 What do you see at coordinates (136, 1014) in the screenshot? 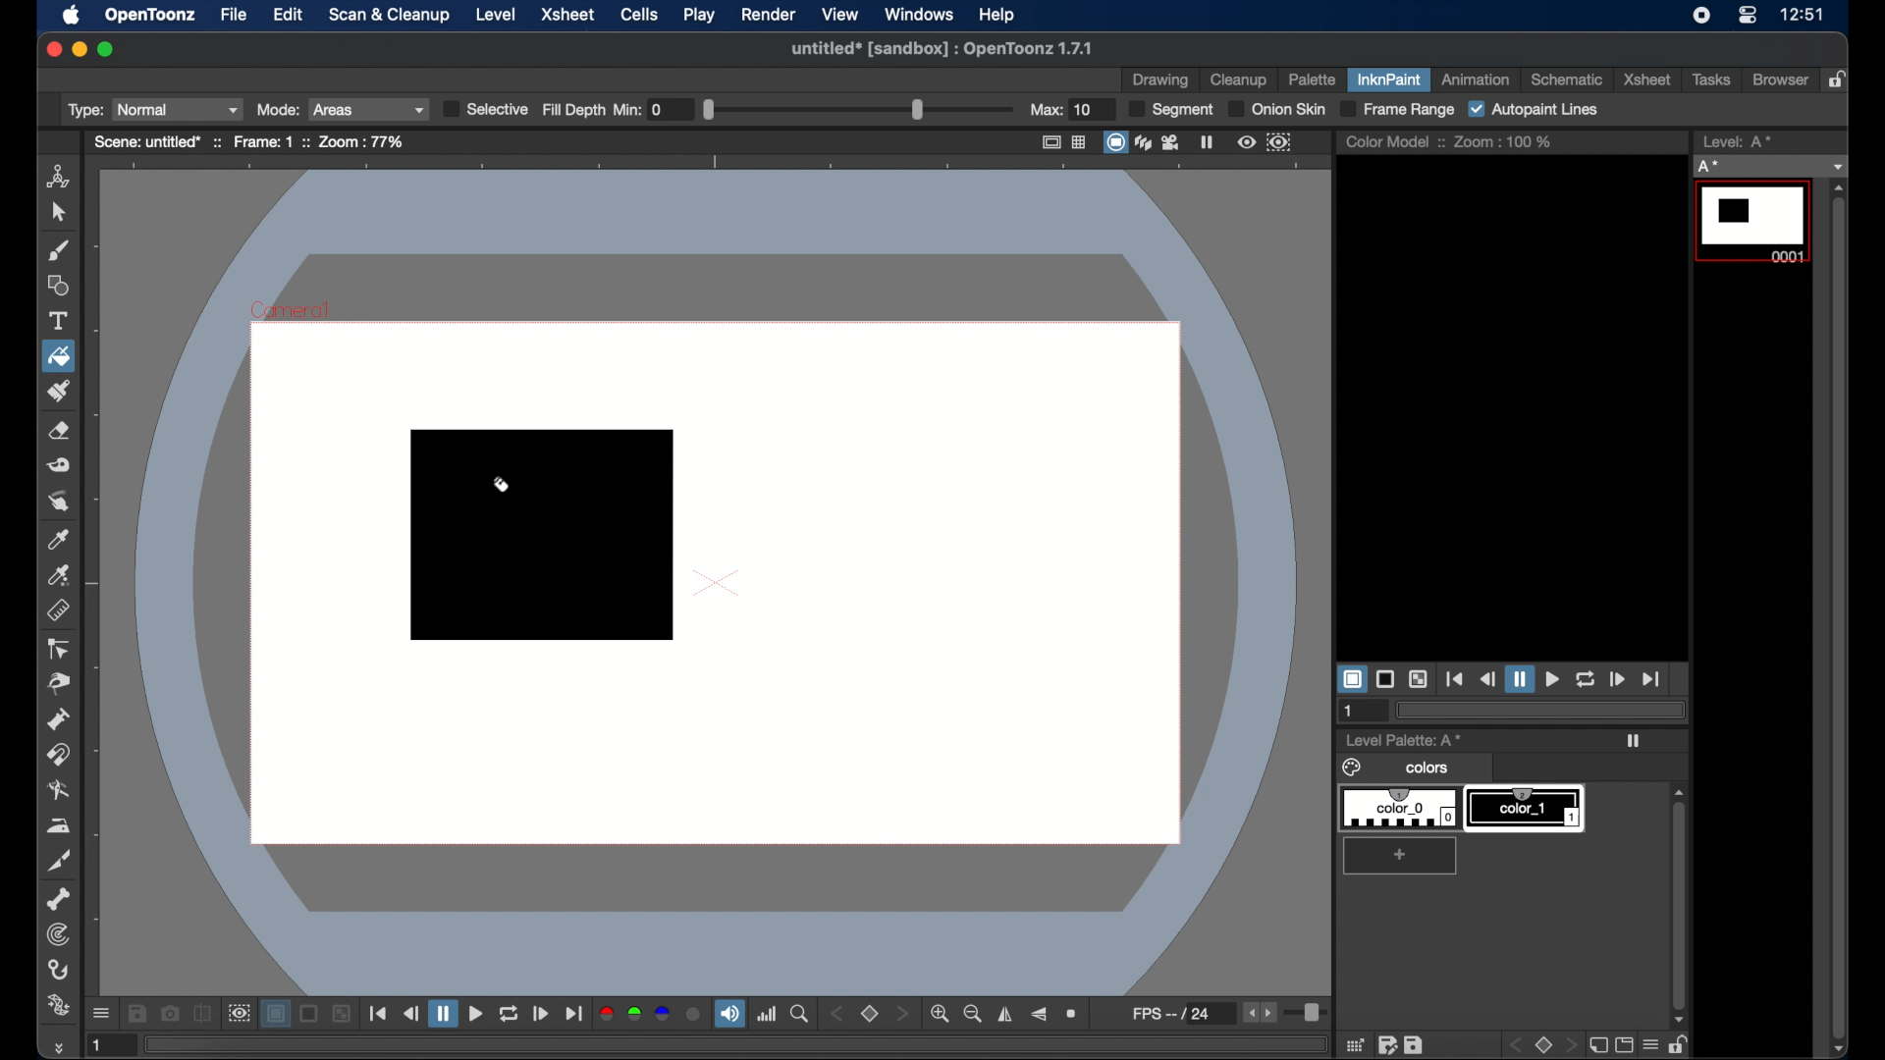
I see `save images` at bounding box center [136, 1014].